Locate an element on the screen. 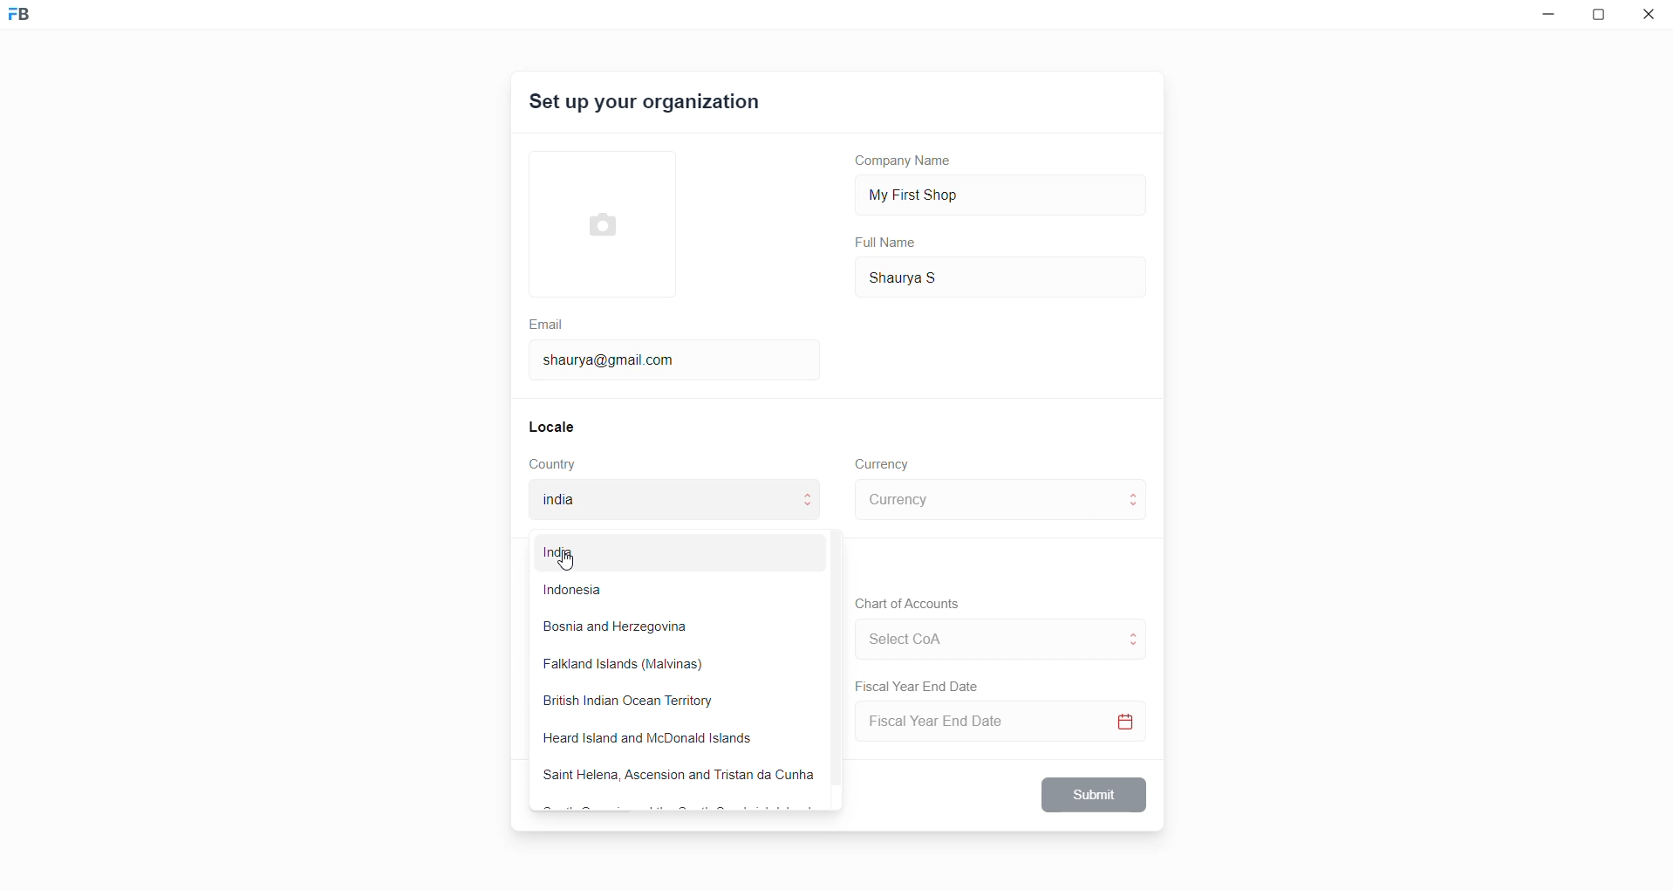 The height and width of the screenshot is (890, 1673). Frappe Book logo is located at coordinates (34, 22).